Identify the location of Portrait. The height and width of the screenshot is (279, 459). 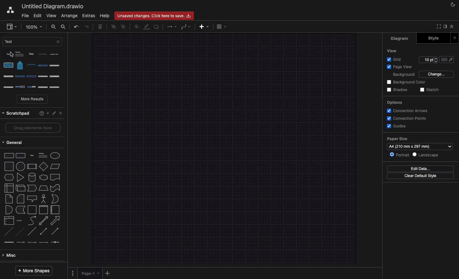
(399, 154).